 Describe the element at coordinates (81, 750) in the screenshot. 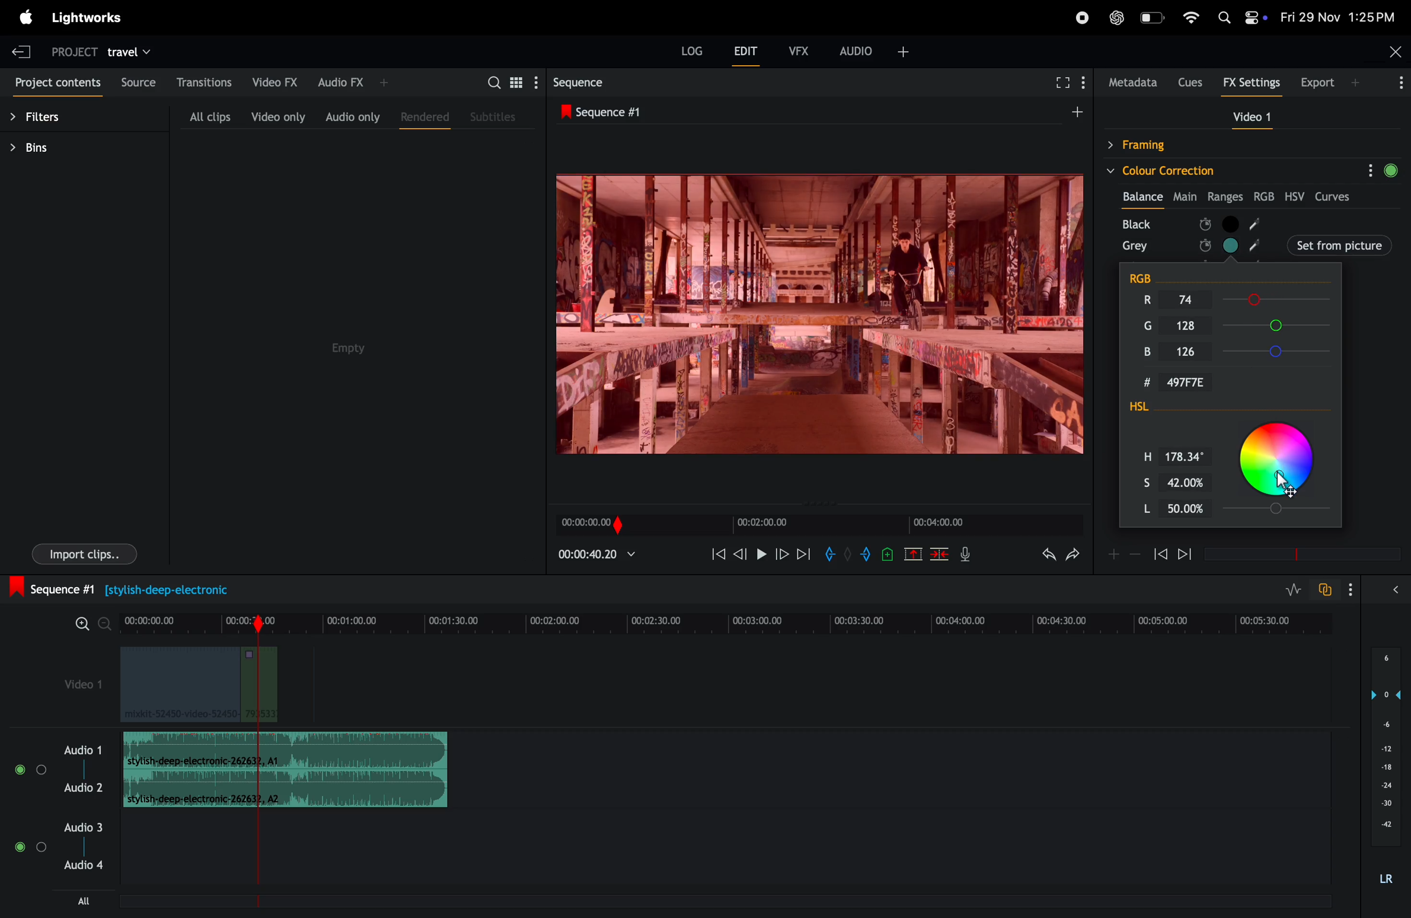

I see `audio 1` at that location.